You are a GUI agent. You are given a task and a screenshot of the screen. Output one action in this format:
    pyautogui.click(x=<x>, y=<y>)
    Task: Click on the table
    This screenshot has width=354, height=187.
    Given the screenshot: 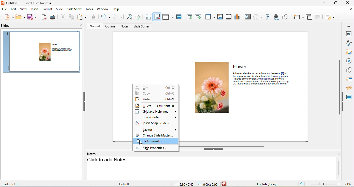 What is the action you would take?
    pyautogui.click(x=209, y=17)
    